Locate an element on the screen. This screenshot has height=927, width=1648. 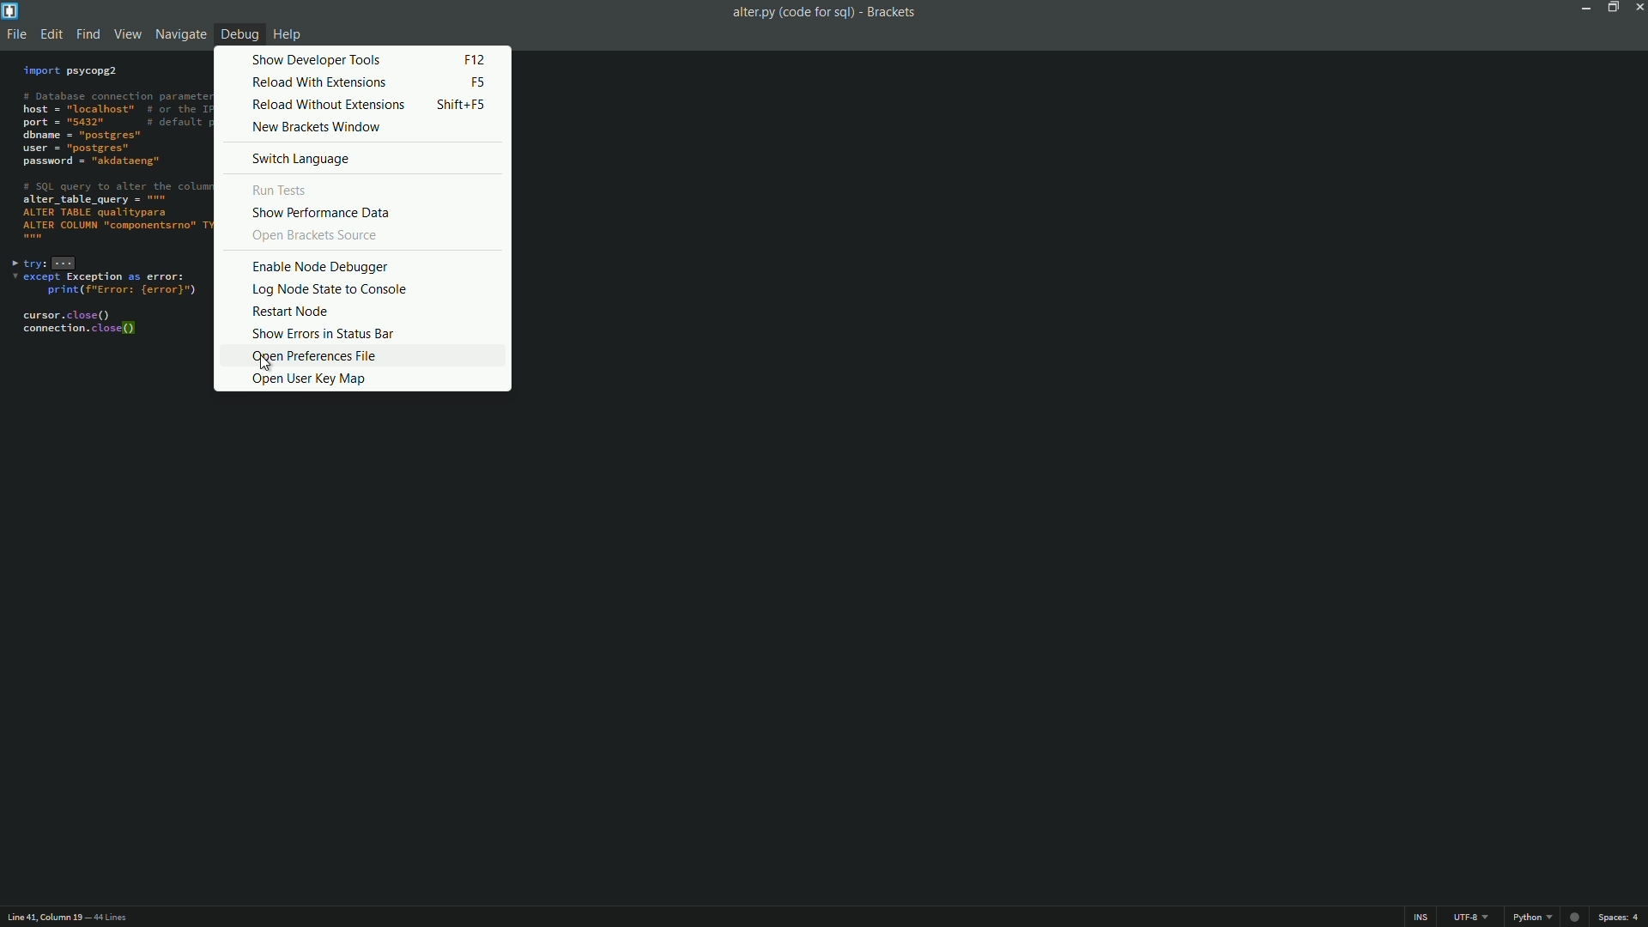
Show errors in the status bar is located at coordinates (361, 334).